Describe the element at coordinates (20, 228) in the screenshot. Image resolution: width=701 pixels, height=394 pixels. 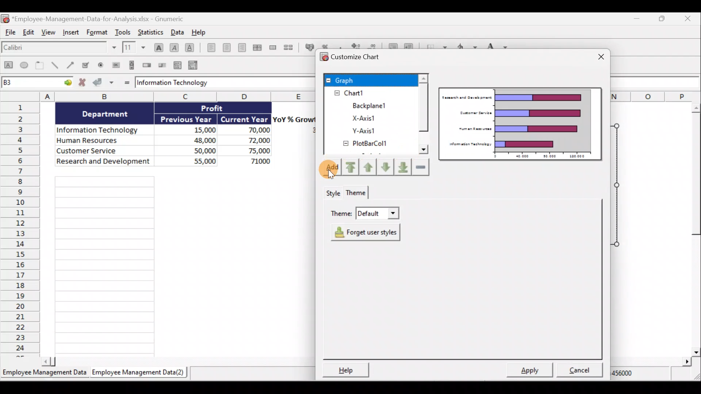
I see `Rows` at that location.